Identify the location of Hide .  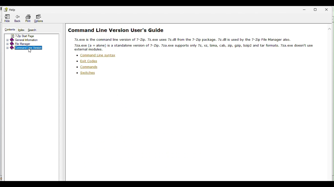
(6, 18).